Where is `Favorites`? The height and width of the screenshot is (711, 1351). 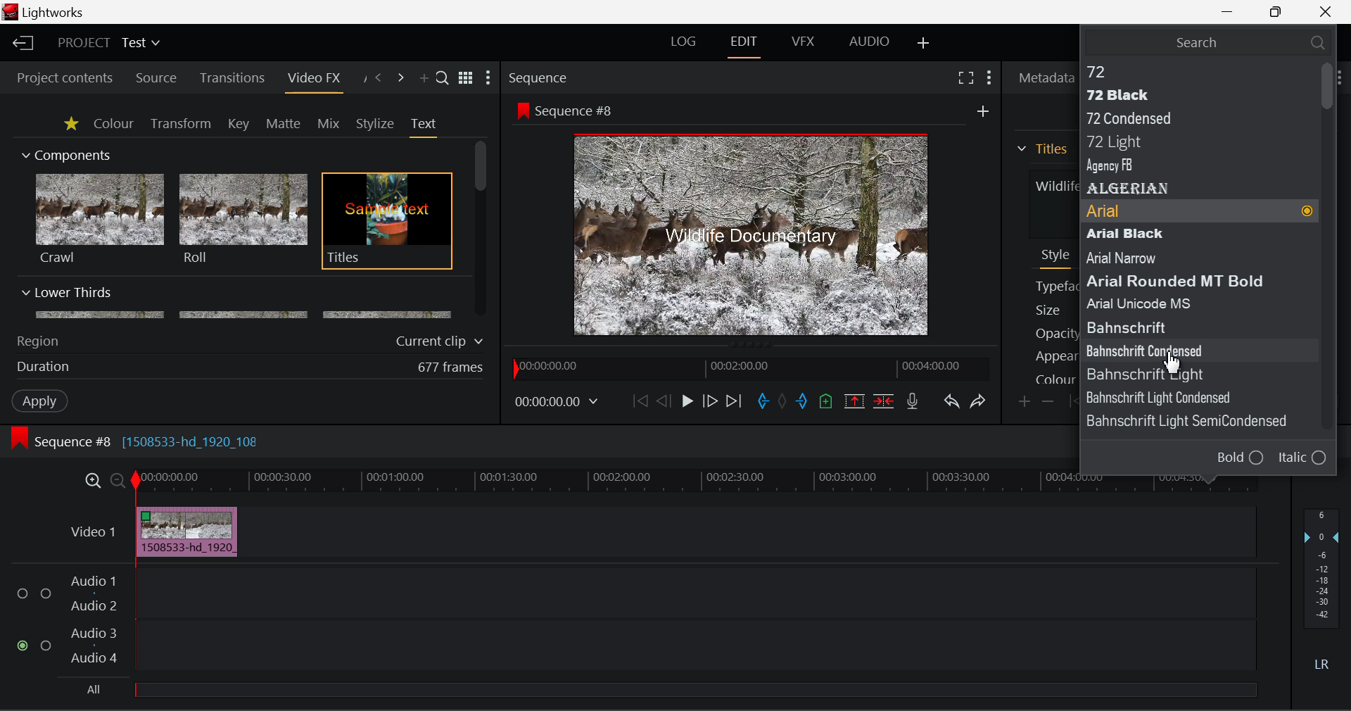
Favorites is located at coordinates (72, 125).